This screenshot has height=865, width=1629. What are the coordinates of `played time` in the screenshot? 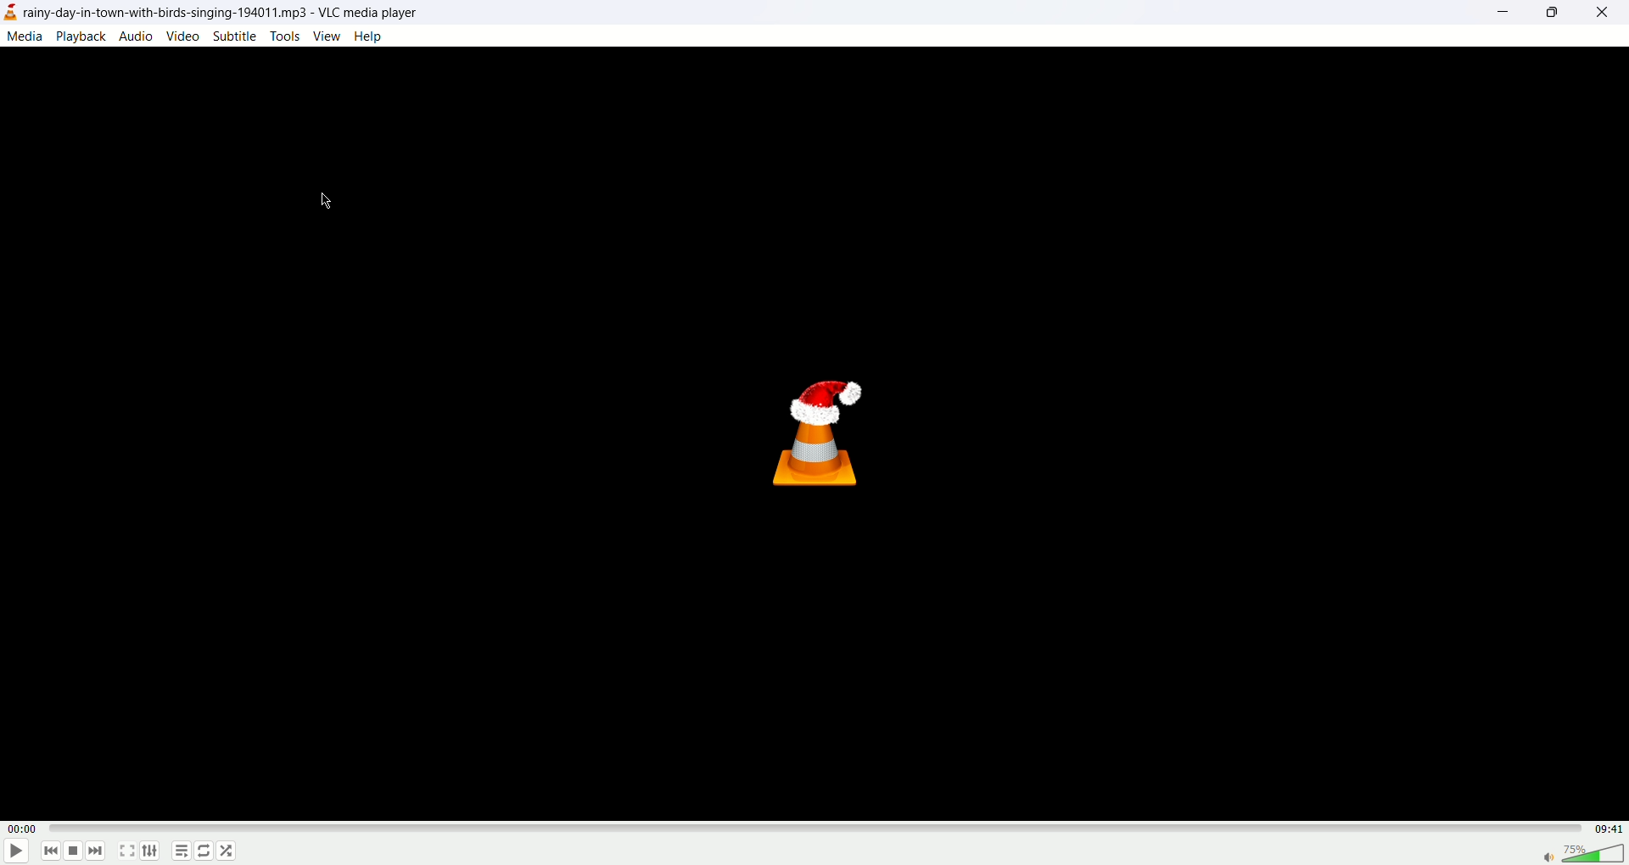 It's located at (21, 829).